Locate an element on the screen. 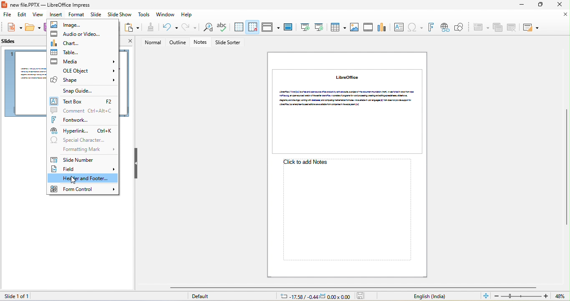 The height and width of the screenshot is (301, 570). start from current slide is located at coordinates (319, 27).